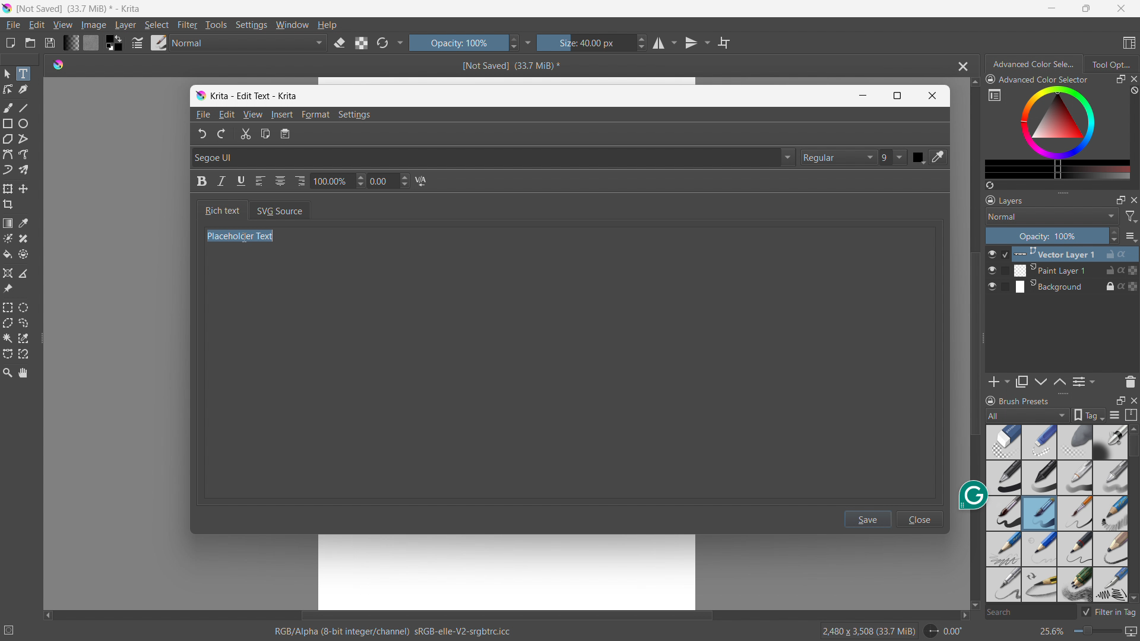 Image resolution: width=1140 pixels, height=641 pixels. Describe the element at coordinates (1005, 199) in the screenshot. I see `layers` at that location.